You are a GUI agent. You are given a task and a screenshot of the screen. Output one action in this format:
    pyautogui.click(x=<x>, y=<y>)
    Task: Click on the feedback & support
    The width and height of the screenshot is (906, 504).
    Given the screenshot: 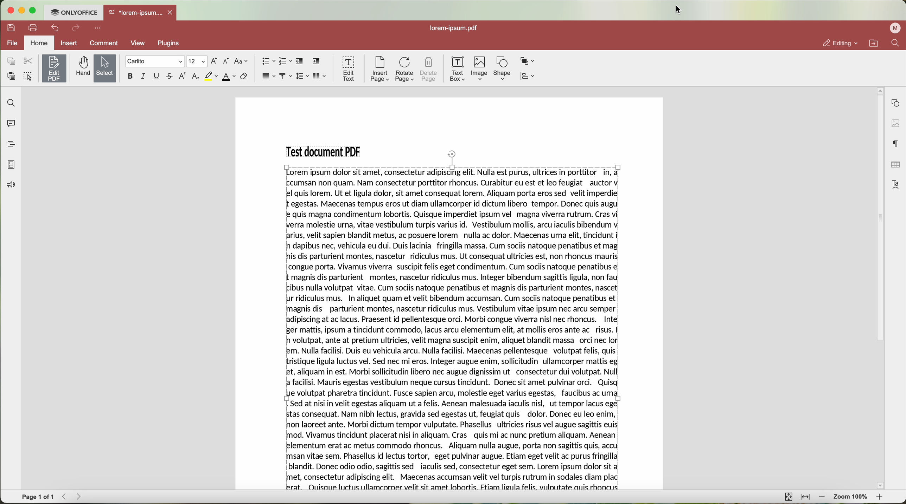 What is the action you would take?
    pyautogui.click(x=12, y=185)
    